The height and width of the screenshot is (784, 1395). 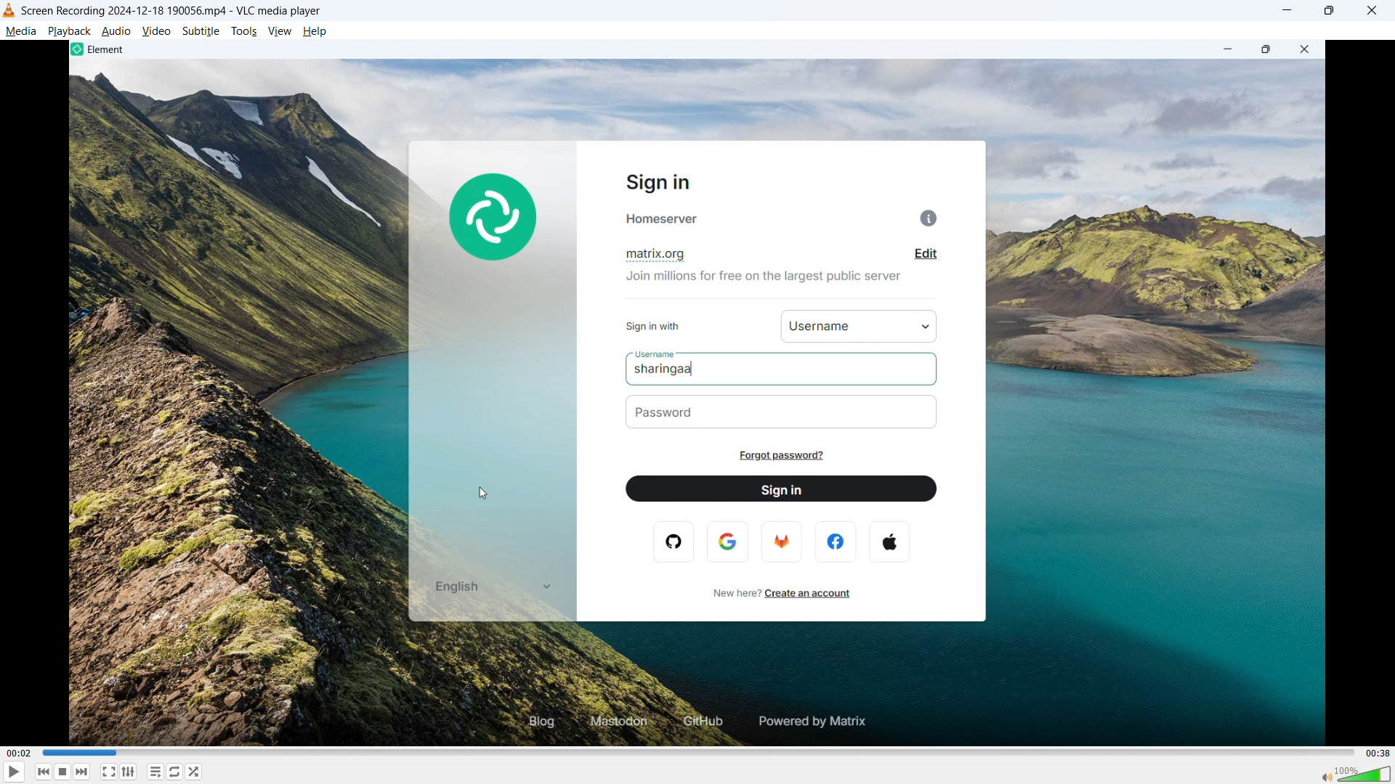 I want to click on Facebook, so click(x=835, y=541).